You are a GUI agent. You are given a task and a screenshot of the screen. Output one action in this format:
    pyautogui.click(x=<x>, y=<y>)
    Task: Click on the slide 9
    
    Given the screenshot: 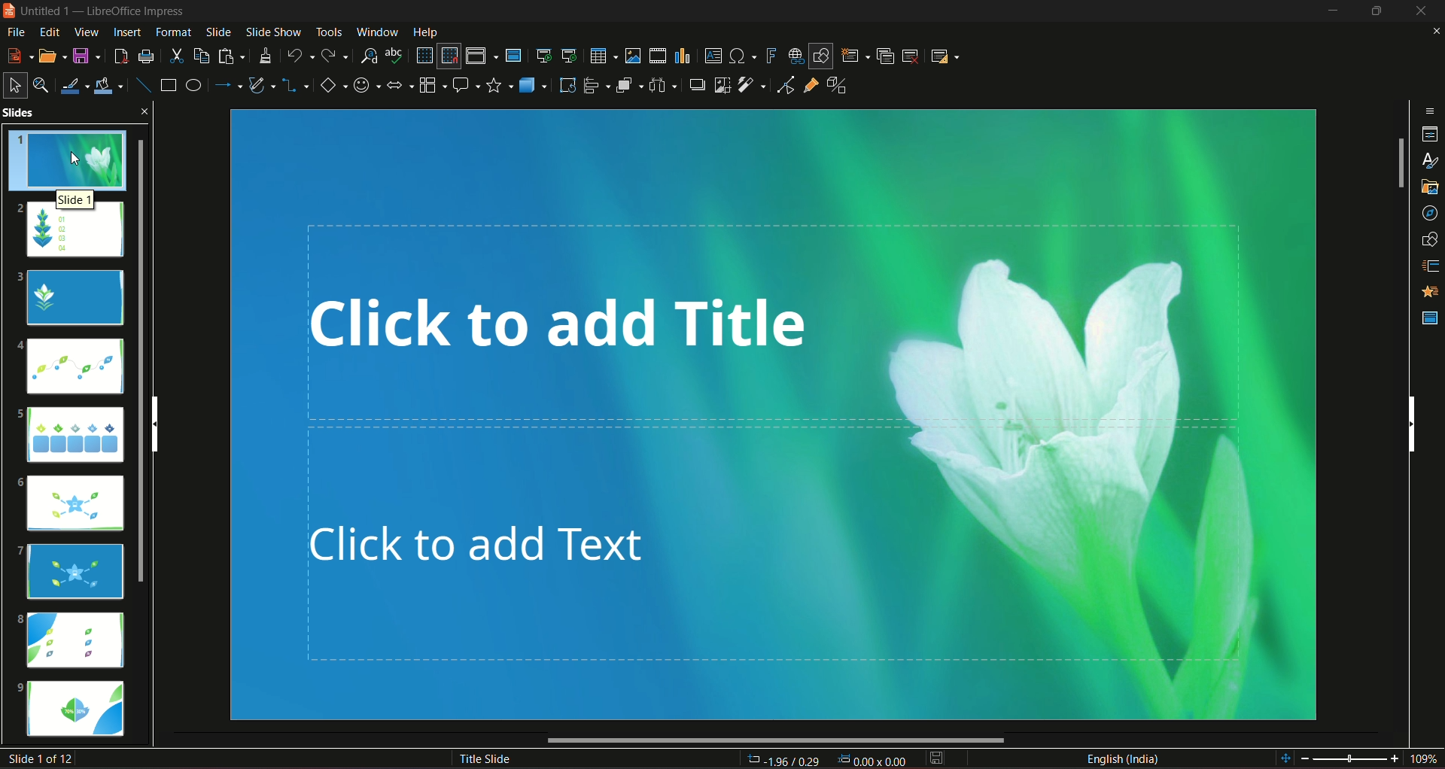 What is the action you would take?
    pyautogui.click(x=79, y=710)
    